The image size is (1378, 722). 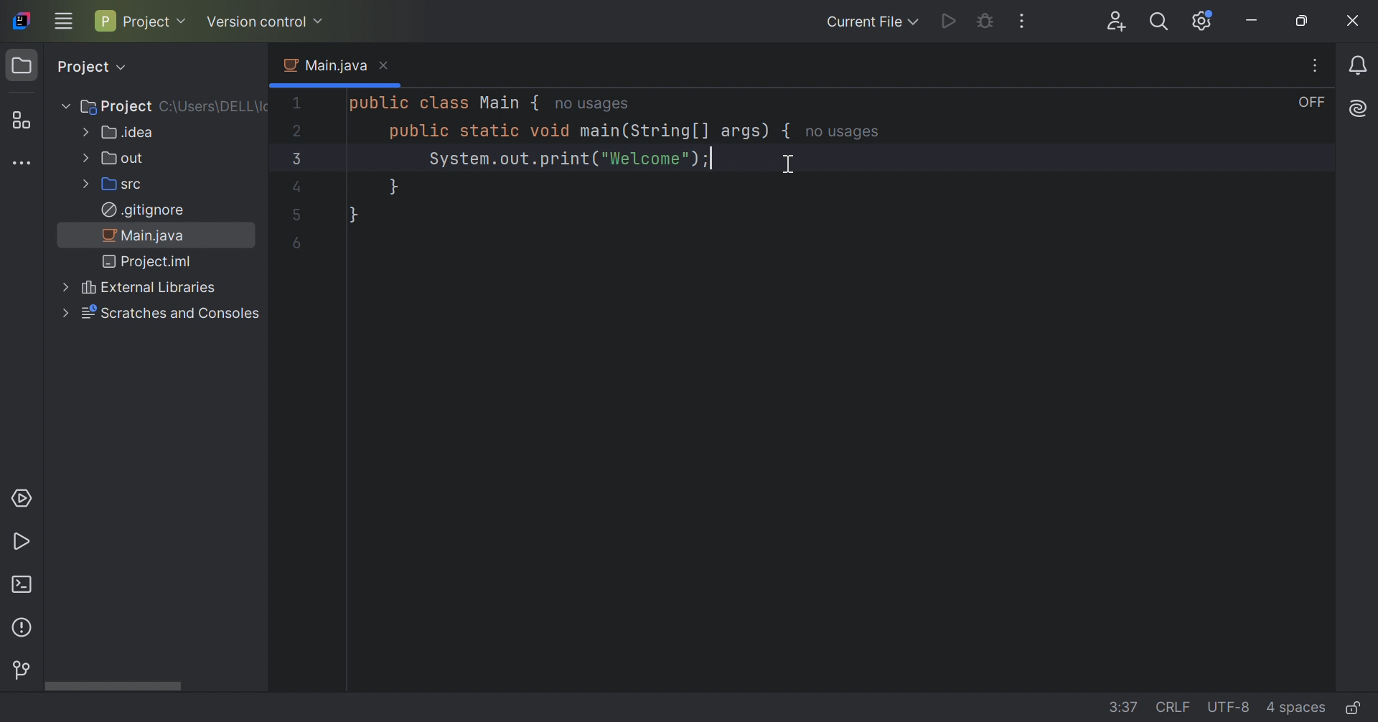 I want to click on P, so click(x=103, y=21).